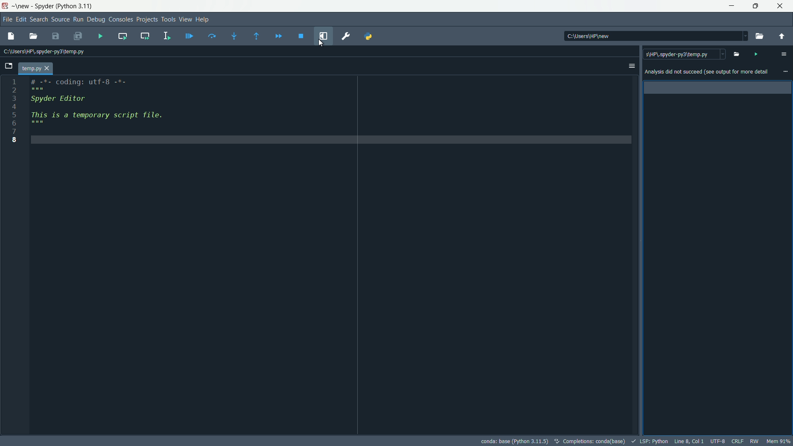 The width and height of the screenshot is (793, 446). Describe the element at coordinates (6, 19) in the screenshot. I see `file menu` at that location.